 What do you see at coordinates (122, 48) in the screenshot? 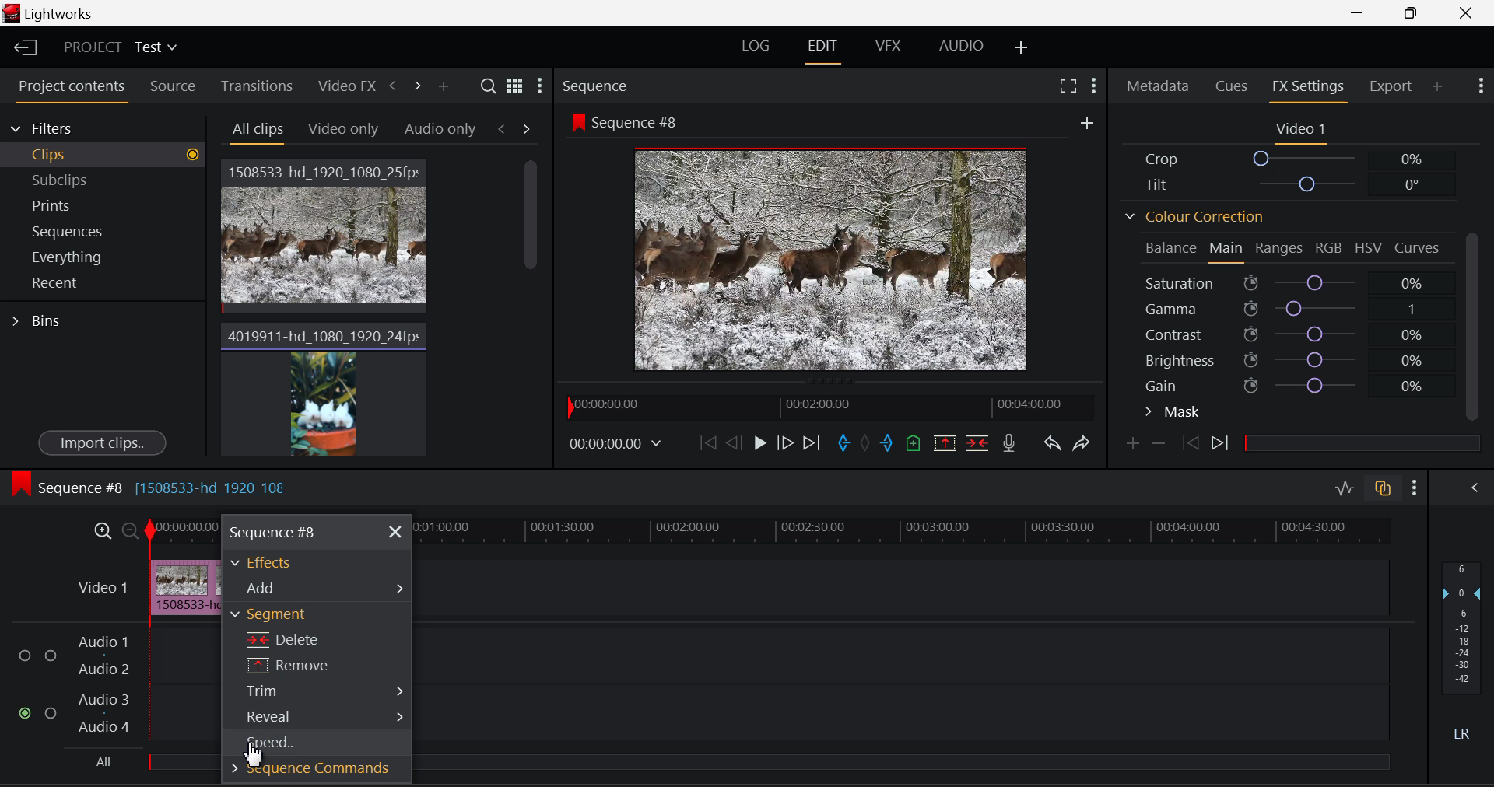
I see `Project Title` at bounding box center [122, 48].